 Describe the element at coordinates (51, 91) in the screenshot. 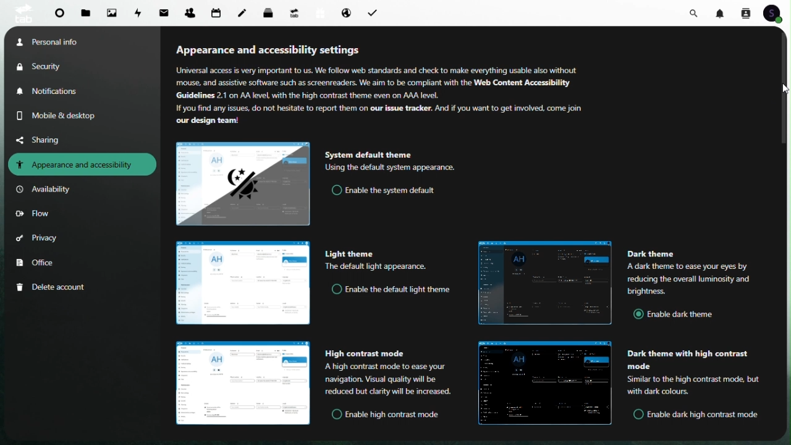

I see `Notifications` at that location.